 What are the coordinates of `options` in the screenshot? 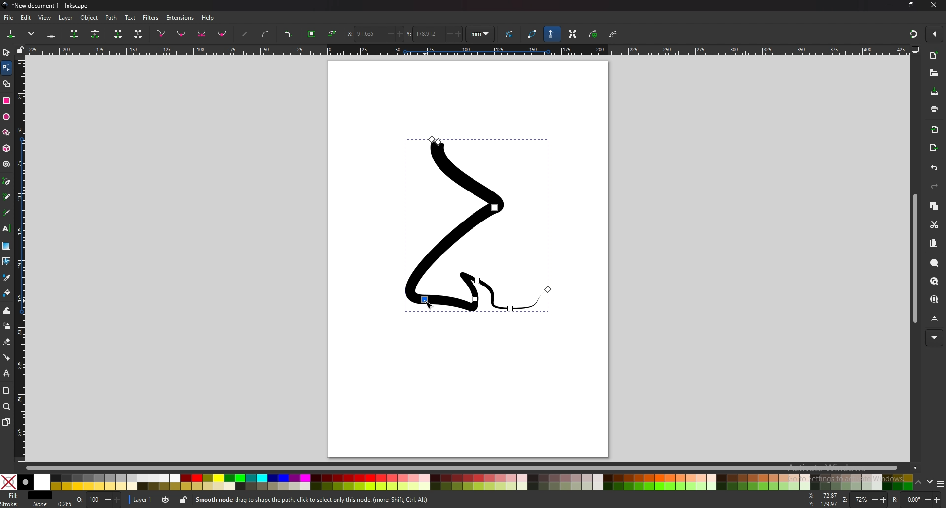 It's located at (940, 483).